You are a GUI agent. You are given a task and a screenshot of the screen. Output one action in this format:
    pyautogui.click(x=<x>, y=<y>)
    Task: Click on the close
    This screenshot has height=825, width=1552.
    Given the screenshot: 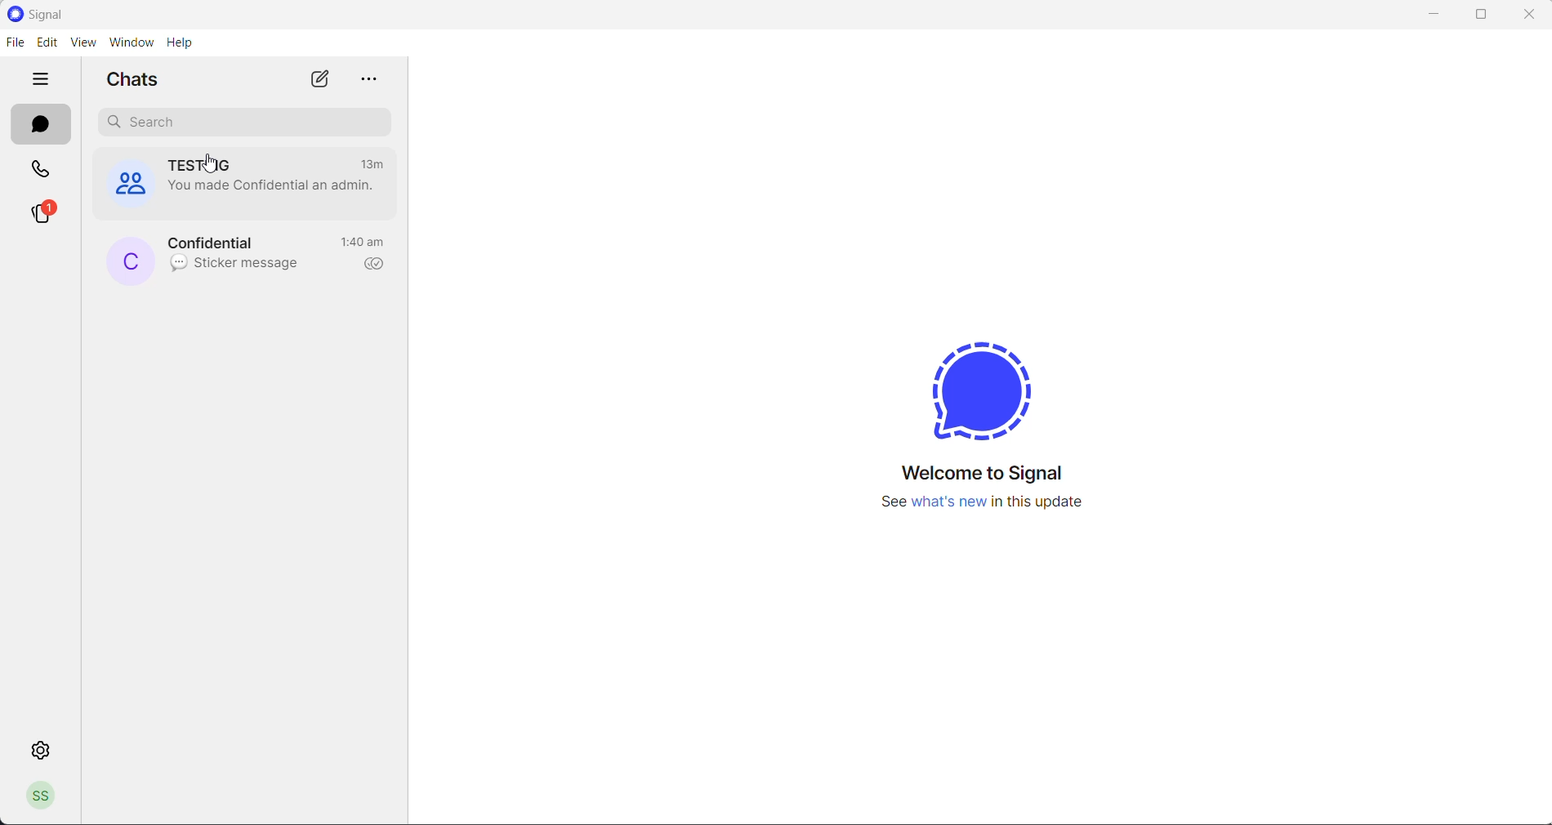 What is the action you would take?
    pyautogui.click(x=1533, y=16)
    